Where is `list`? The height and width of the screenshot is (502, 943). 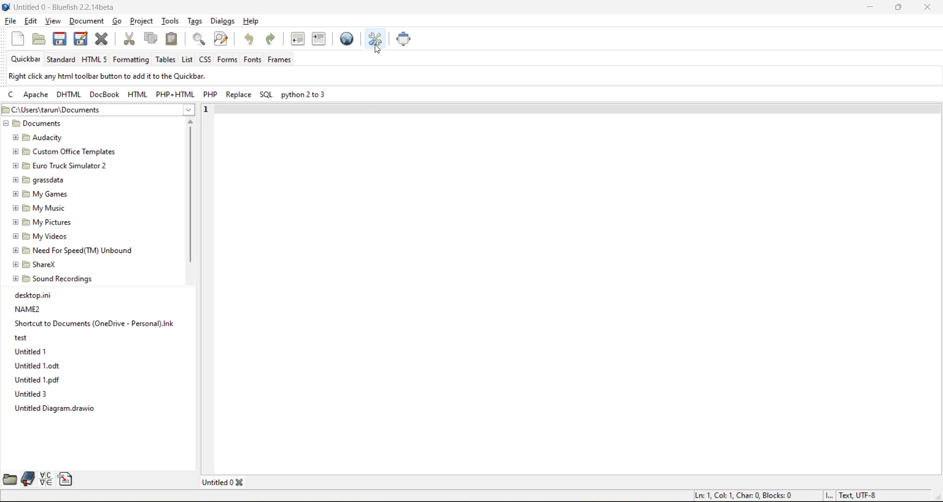
list is located at coordinates (188, 60).